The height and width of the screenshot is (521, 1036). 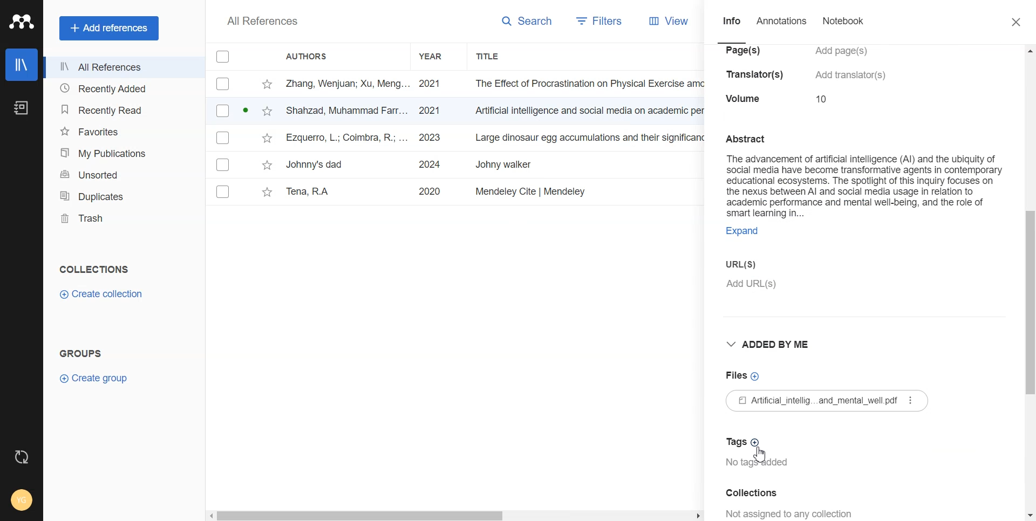 What do you see at coordinates (665, 21) in the screenshot?
I see `View` at bounding box center [665, 21].